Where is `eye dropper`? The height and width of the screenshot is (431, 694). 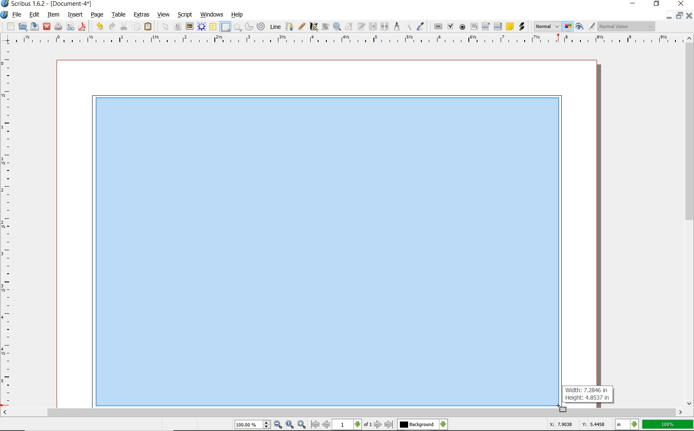 eye dropper is located at coordinates (421, 25).